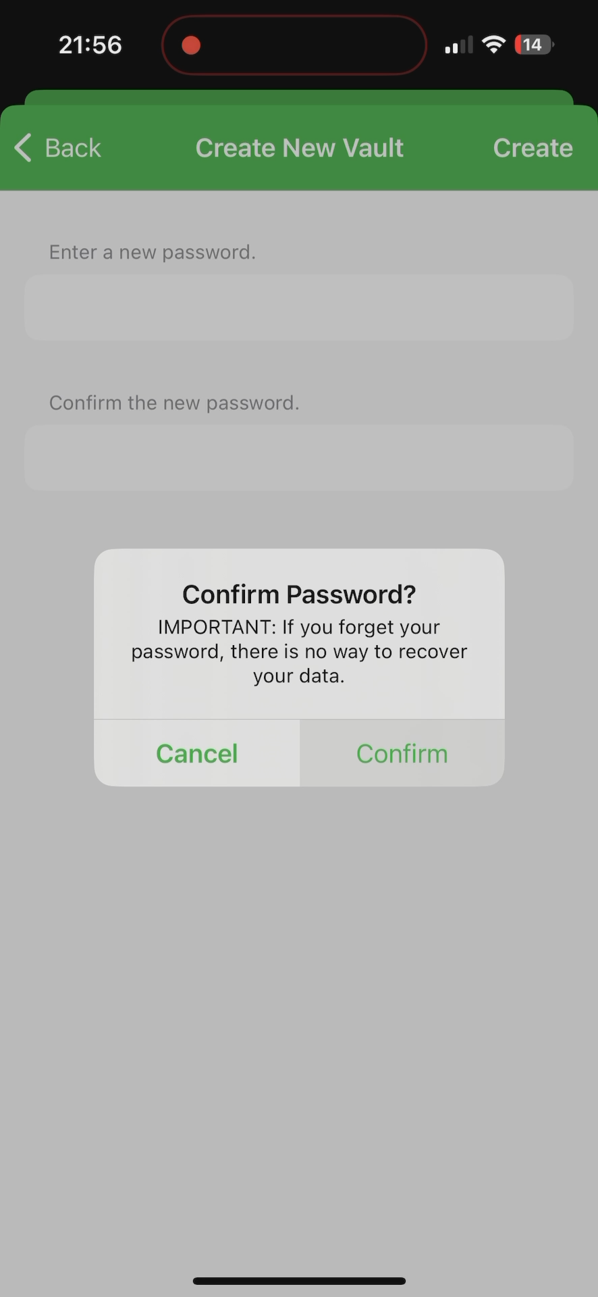  What do you see at coordinates (533, 139) in the screenshot?
I see `create` at bounding box center [533, 139].